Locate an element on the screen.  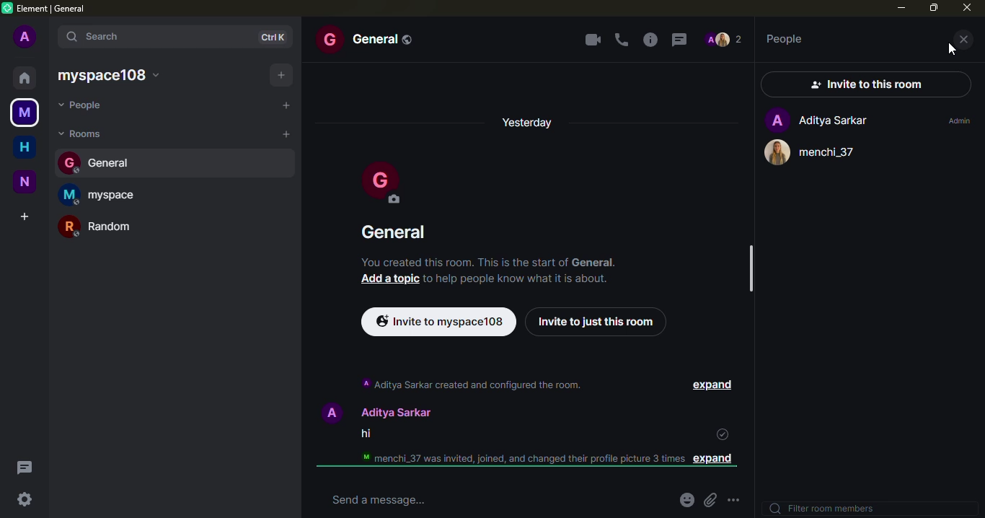
audio call is located at coordinates (620, 39).